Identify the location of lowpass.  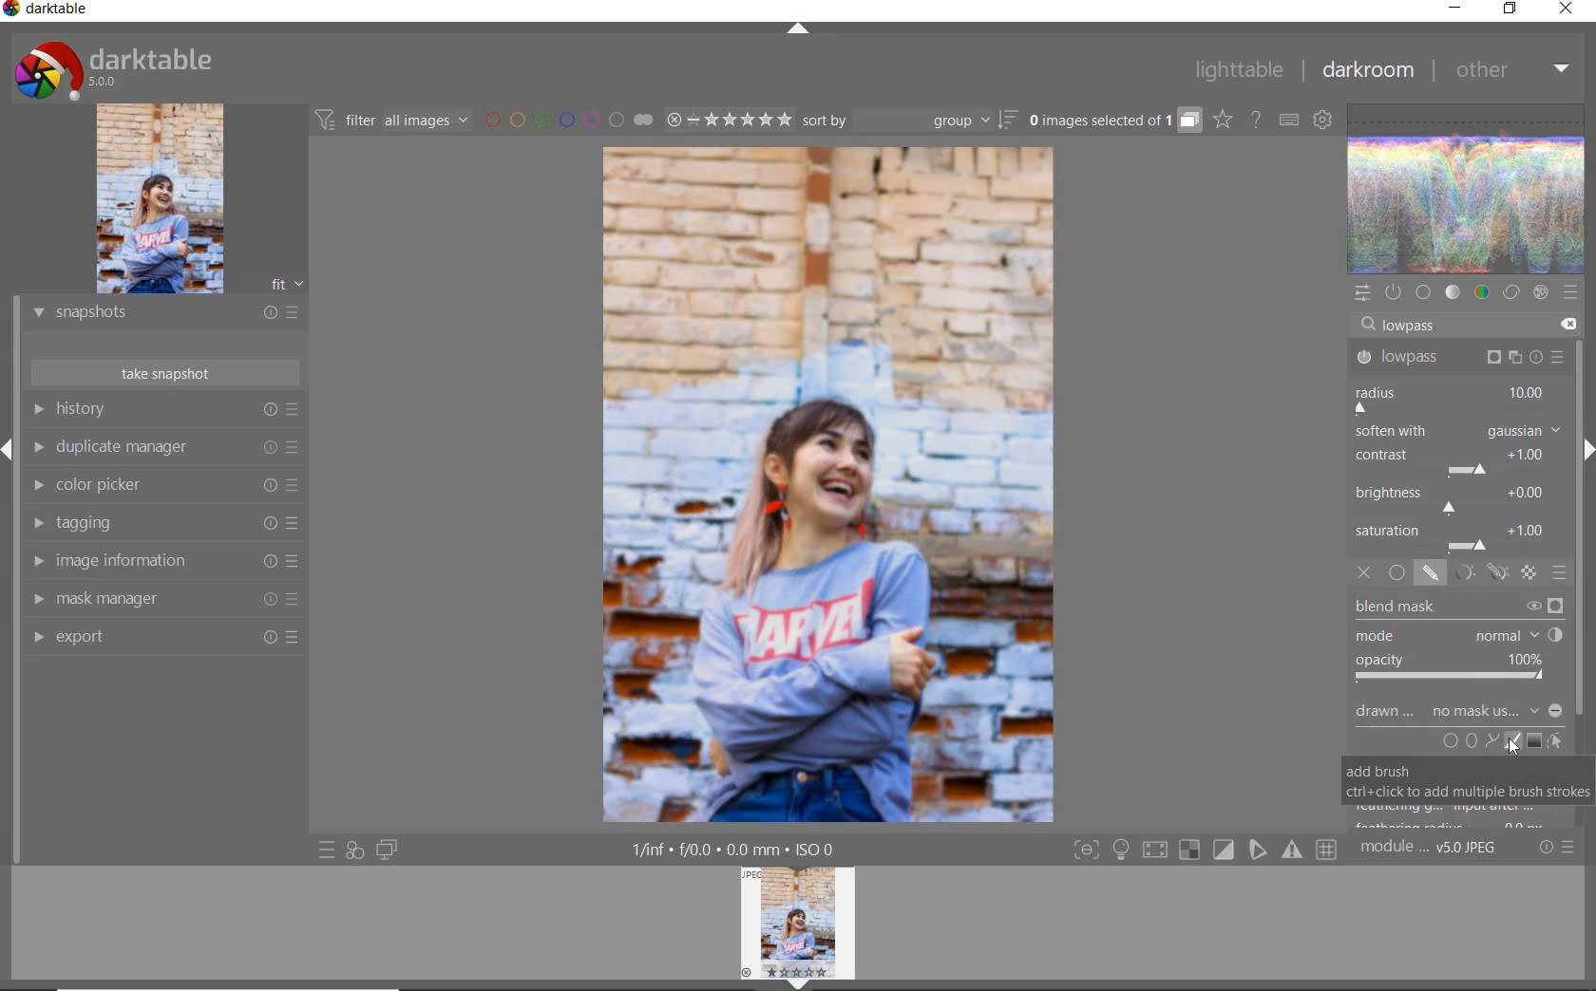
(1457, 358).